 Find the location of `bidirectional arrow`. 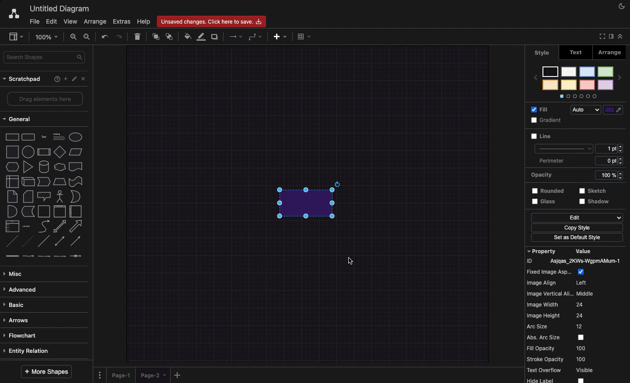

bidirectional arrow is located at coordinates (59, 226).